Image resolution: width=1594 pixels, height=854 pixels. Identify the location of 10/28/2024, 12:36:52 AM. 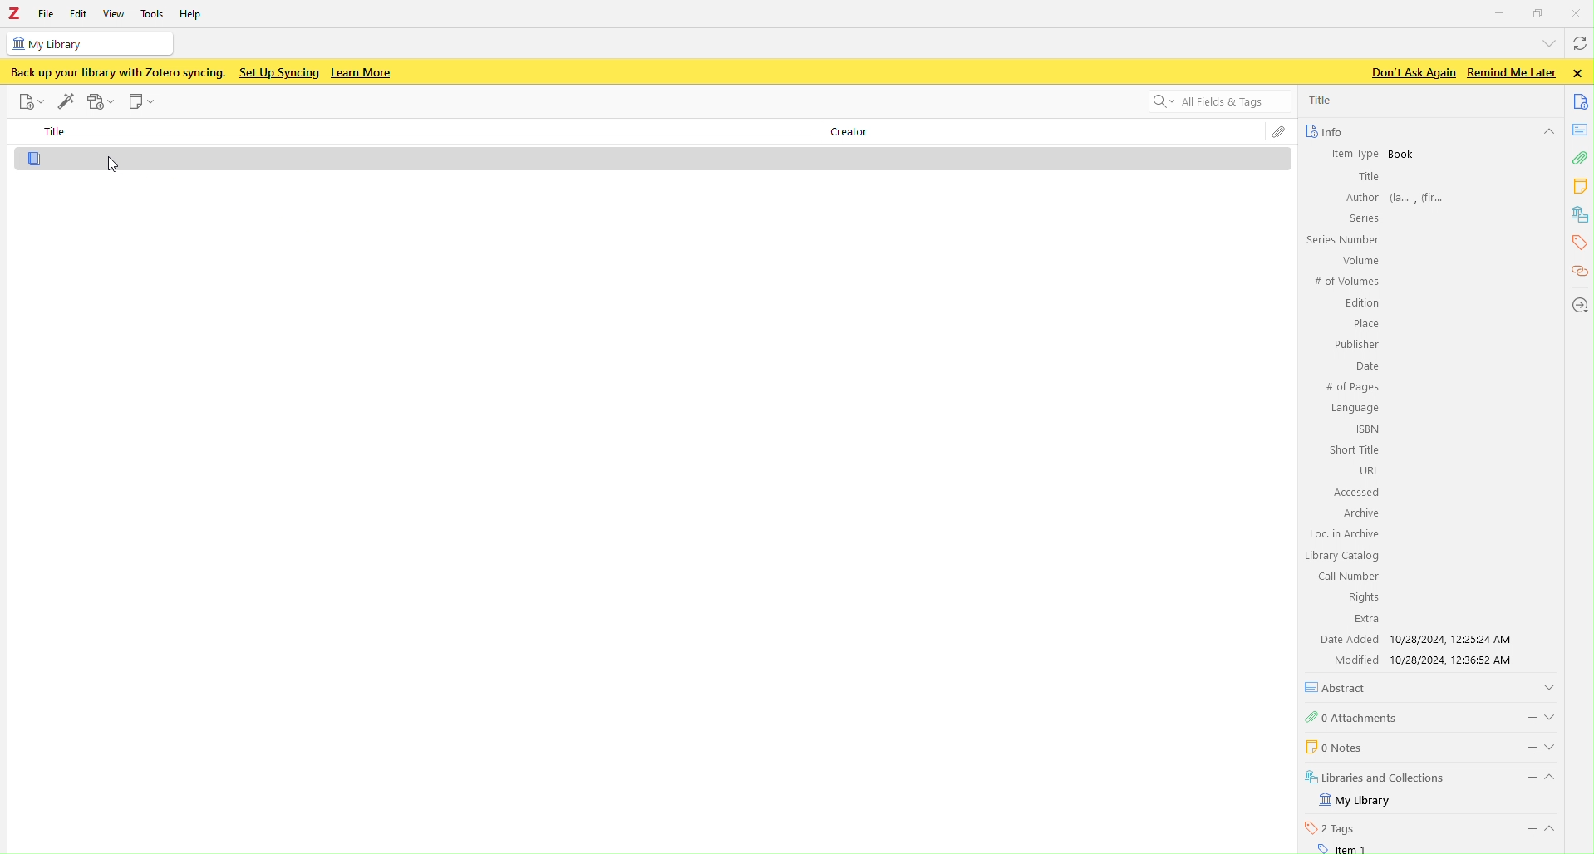
(1458, 660).